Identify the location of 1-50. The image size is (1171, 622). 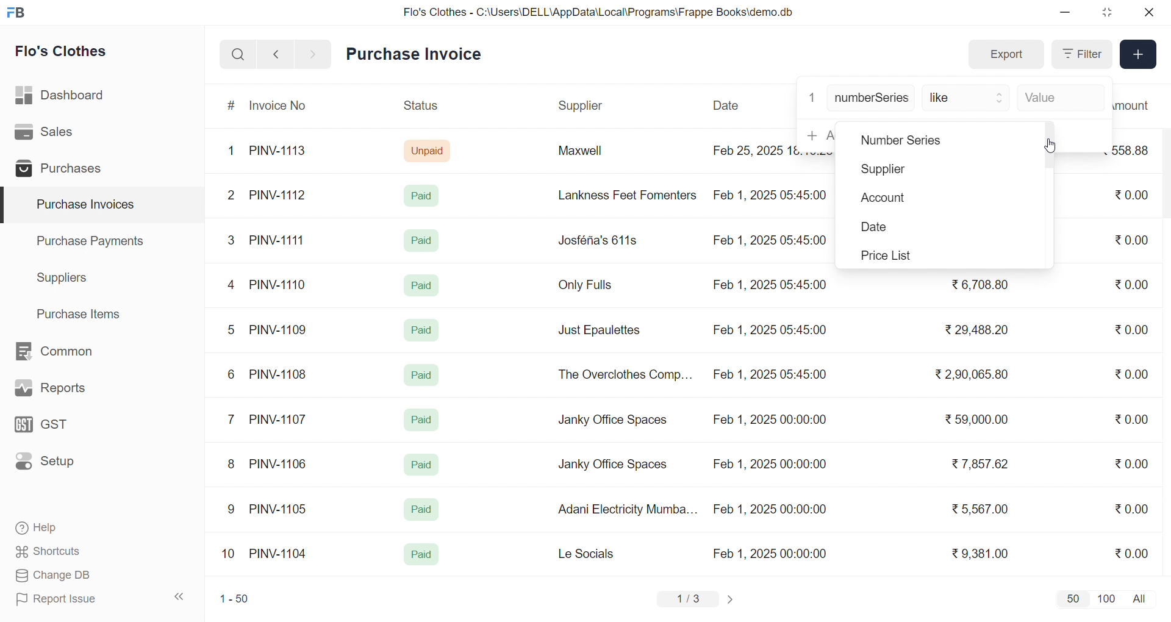
(234, 600).